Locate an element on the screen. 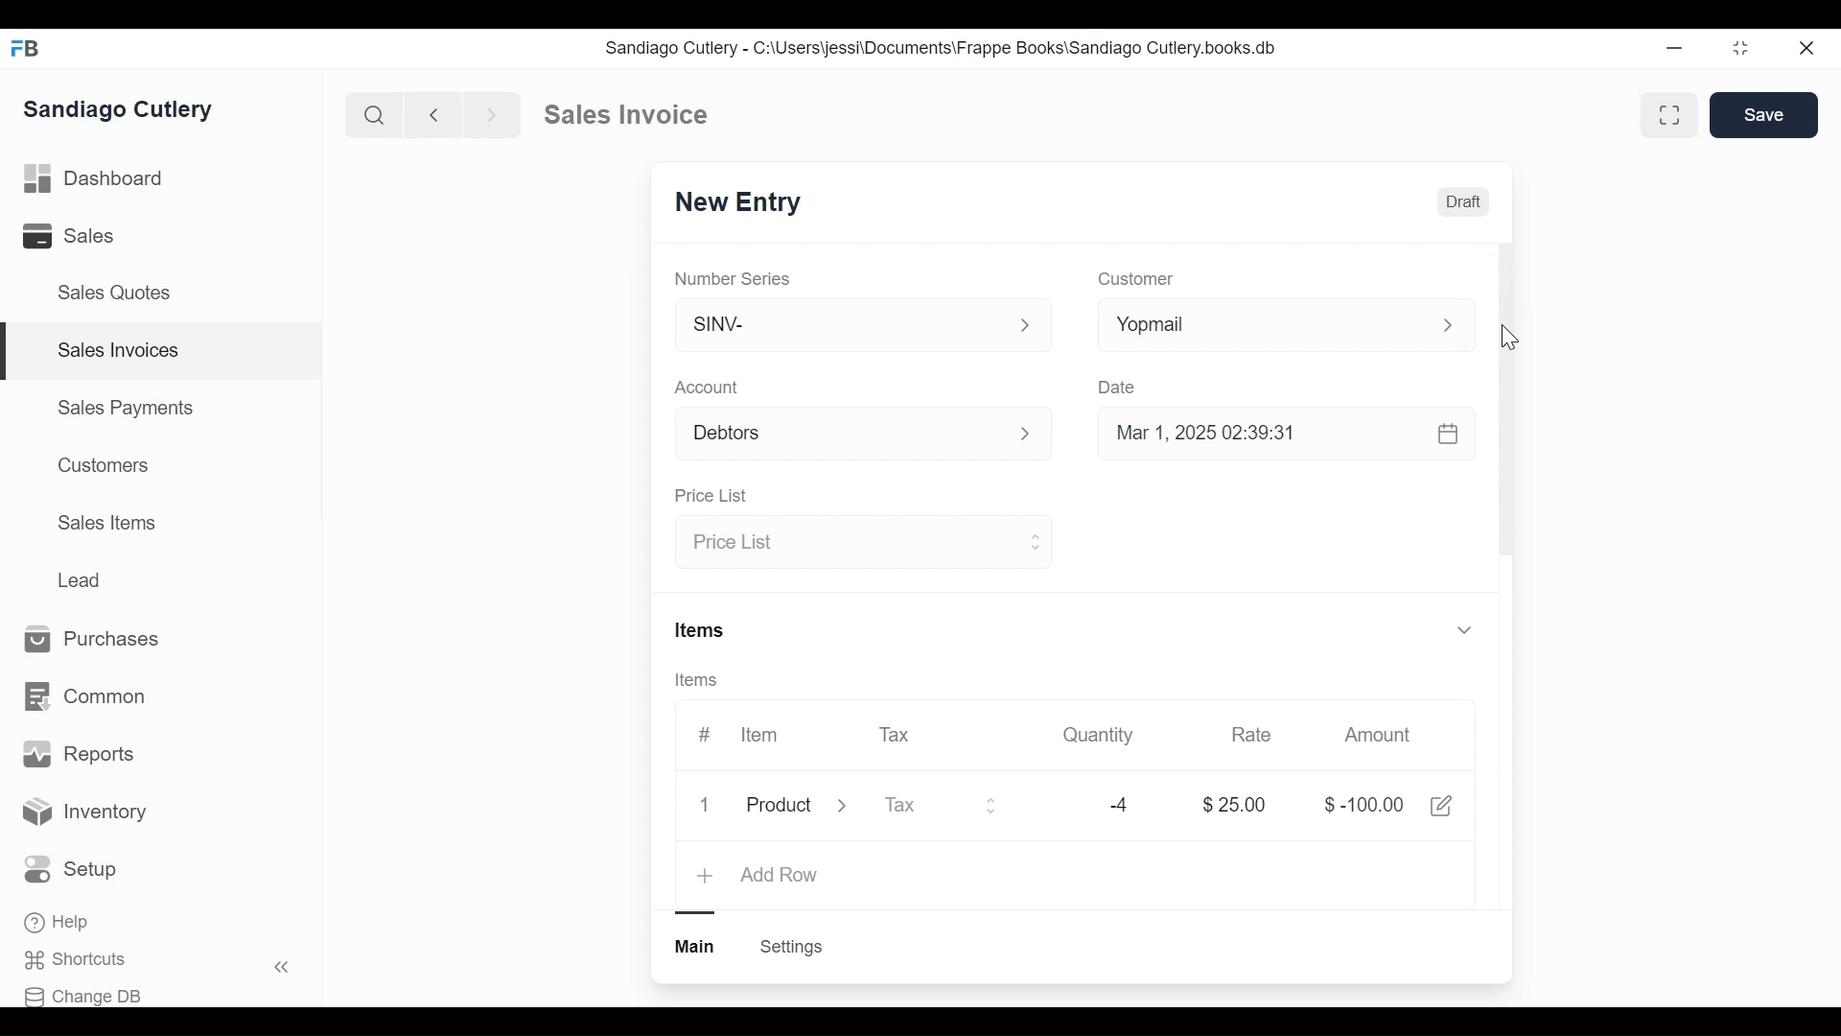 Image resolution: width=1841 pixels, height=1036 pixels. Customers is located at coordinates (105, 464).